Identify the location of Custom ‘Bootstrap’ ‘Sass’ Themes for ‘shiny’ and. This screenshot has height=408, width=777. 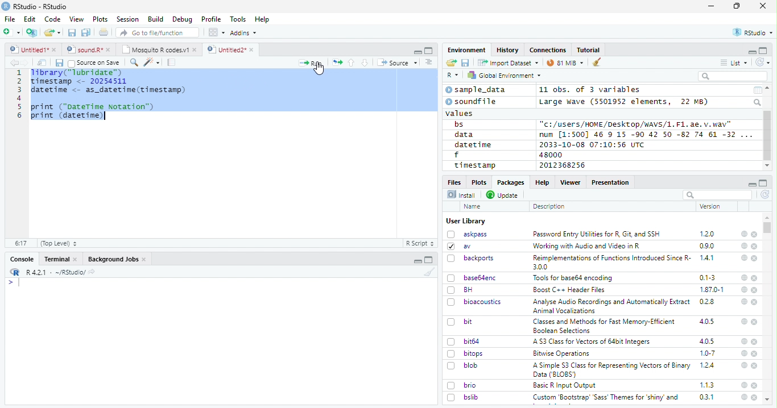
(606, 399).